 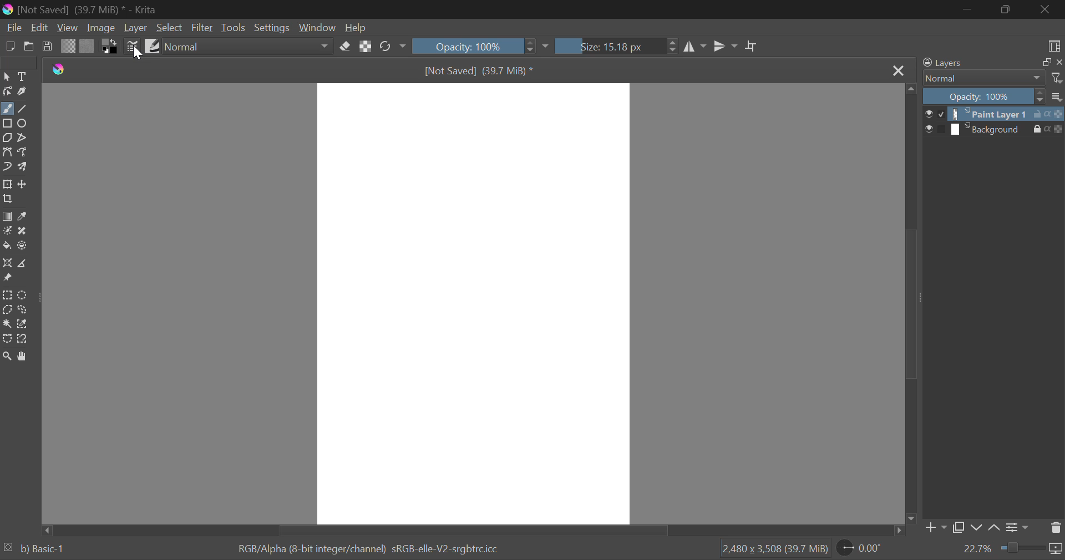 What do you see at coordinates (1056, 45) in the screenshot?
I see `Choose Workspace` at bounding box center [1056, 45].